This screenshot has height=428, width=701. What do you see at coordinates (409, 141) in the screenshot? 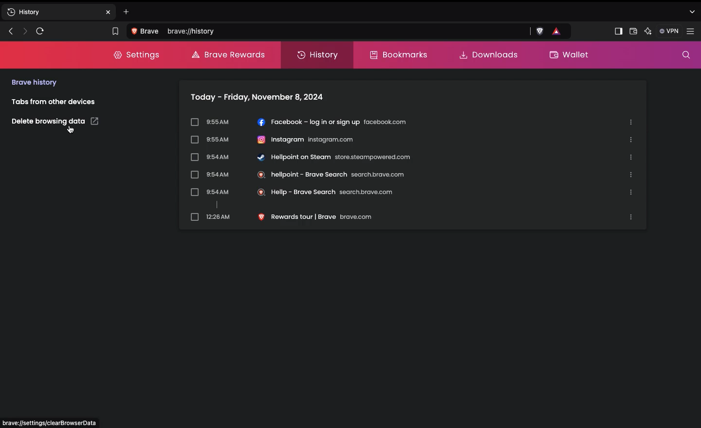
I see `Instagram instagram.com` at bounding box center [409, 141].